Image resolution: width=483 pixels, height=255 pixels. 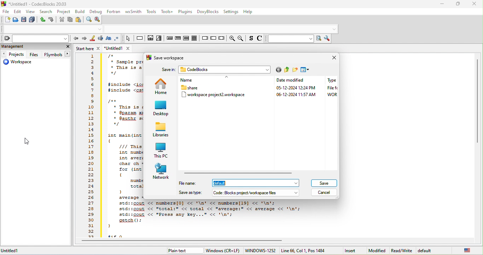 What do you see at coordinates (213, 37) in the screenshot?
I see `continue` at bounding box center [213, 37].